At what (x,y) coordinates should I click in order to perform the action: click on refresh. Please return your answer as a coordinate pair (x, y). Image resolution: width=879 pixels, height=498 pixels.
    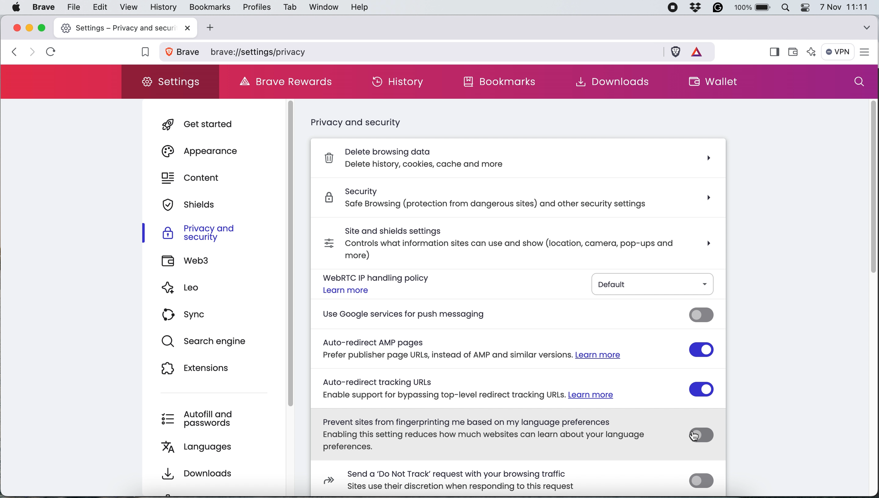
    Looking at the image, I should click on (51, 52).